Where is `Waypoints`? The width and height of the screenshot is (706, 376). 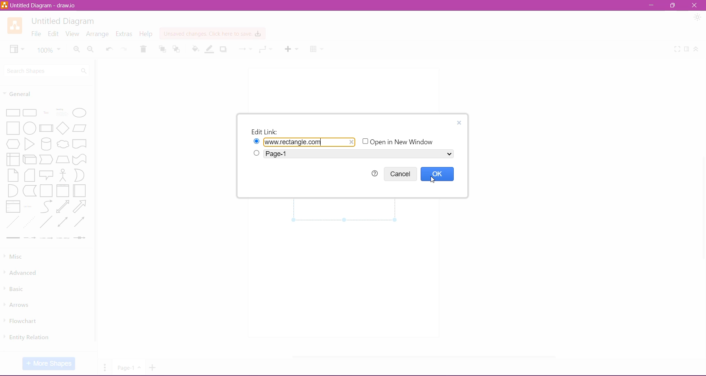
Waypoints is located at coordinates (266, 50).